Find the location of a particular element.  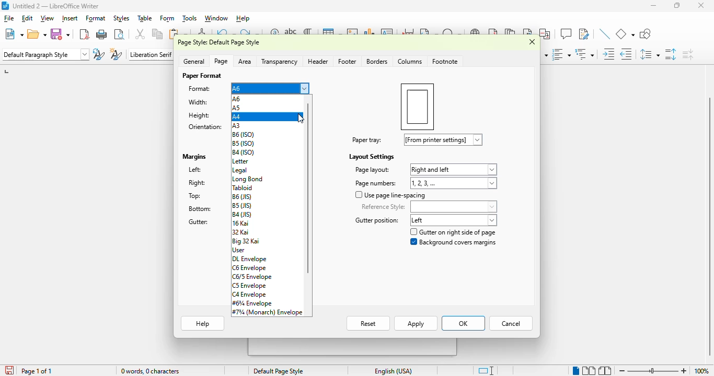

zoom slider is located at coordinates (654, 370).